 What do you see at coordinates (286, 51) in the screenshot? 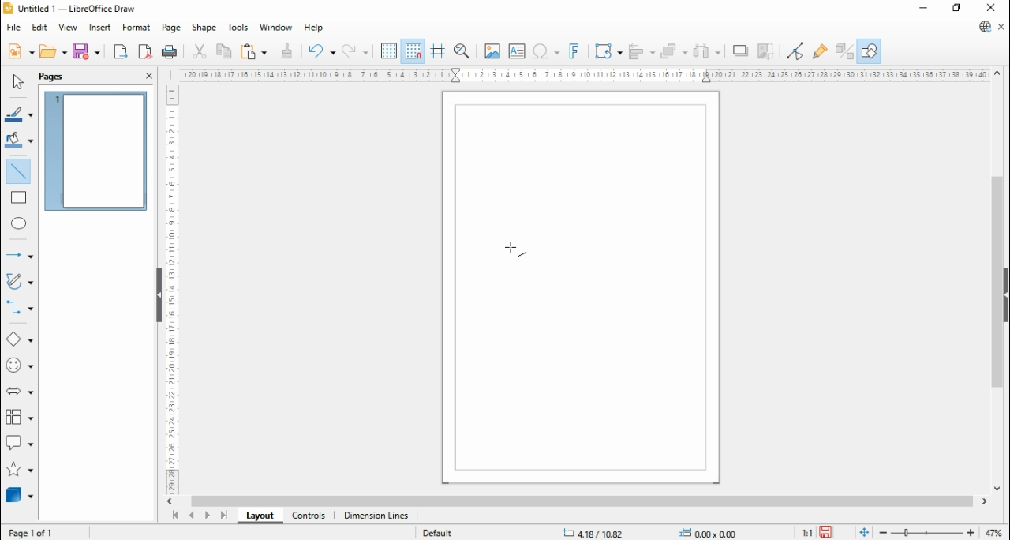
I see `clone formatting` at bounding box center [286, 51].